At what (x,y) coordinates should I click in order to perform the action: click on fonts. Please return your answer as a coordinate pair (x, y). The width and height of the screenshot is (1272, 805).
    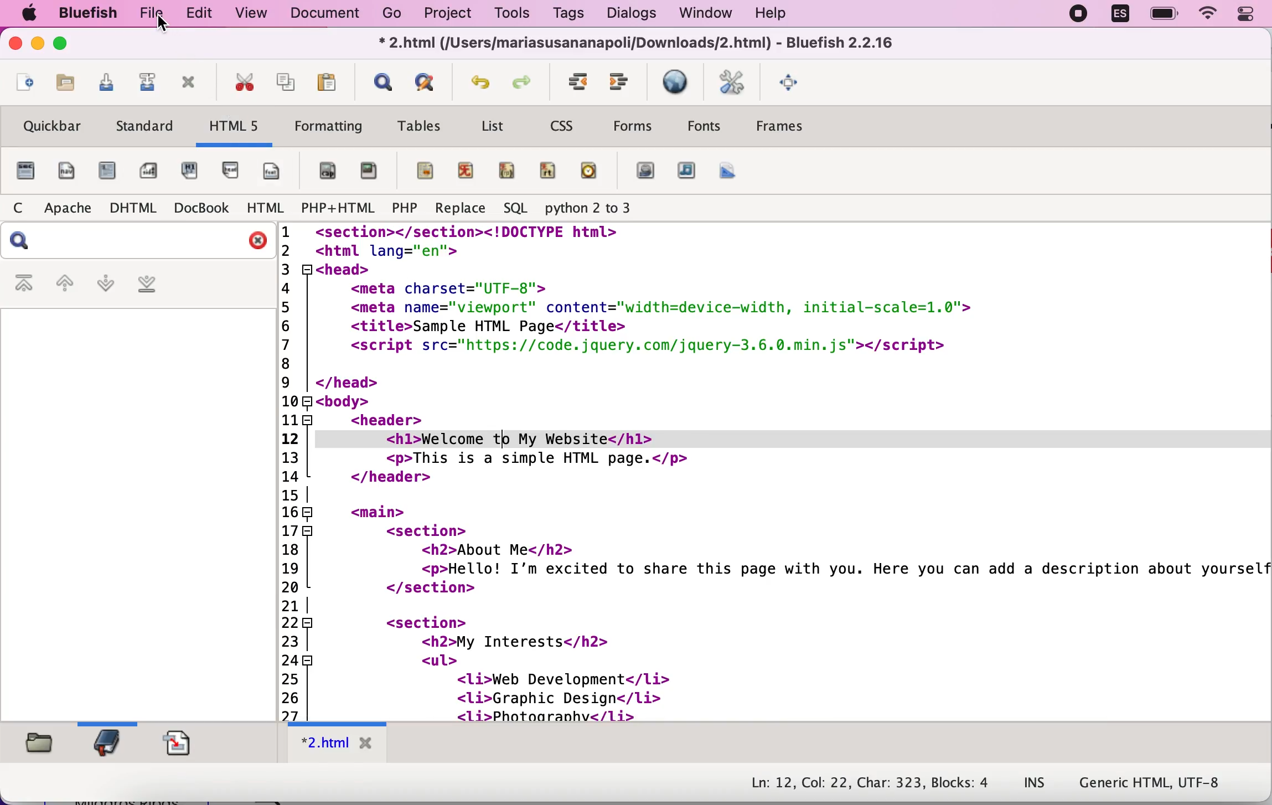
    Looking at the image, I should click on (703, 125).